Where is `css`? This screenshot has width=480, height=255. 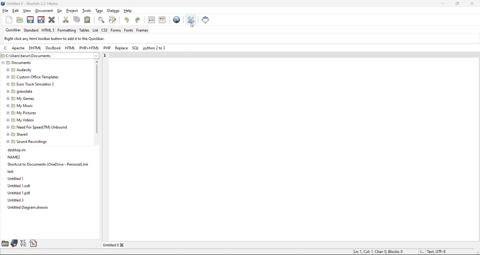 css is located at coordinates (105, 29).